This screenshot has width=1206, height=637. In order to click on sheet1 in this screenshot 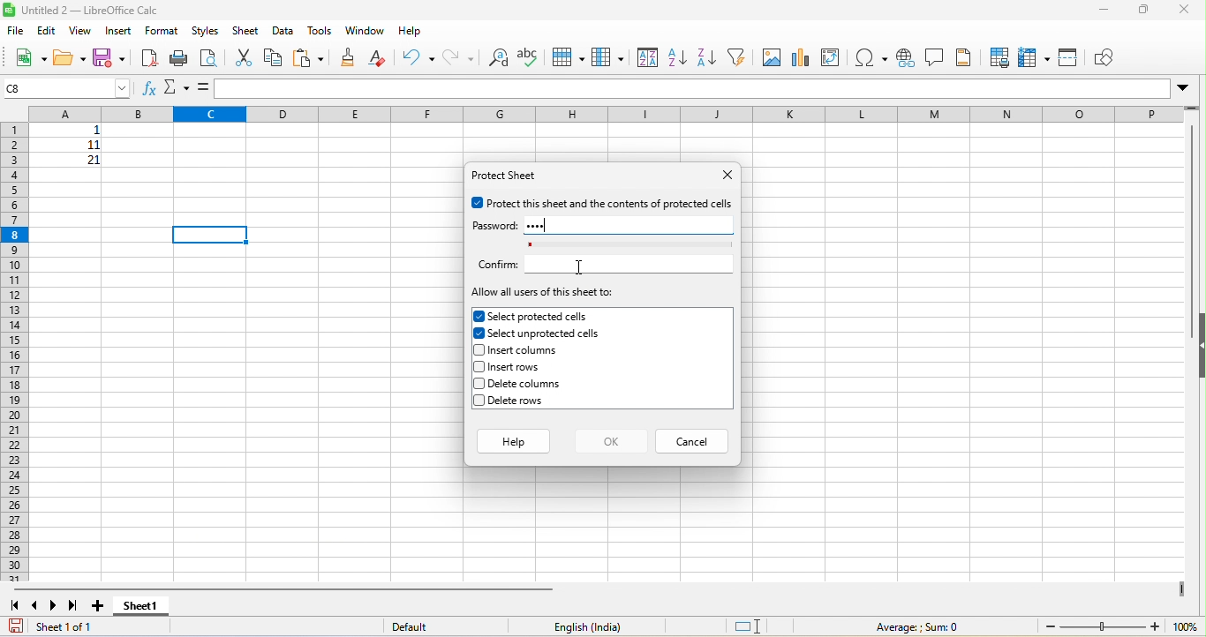, I will do `click(159, 606)`.